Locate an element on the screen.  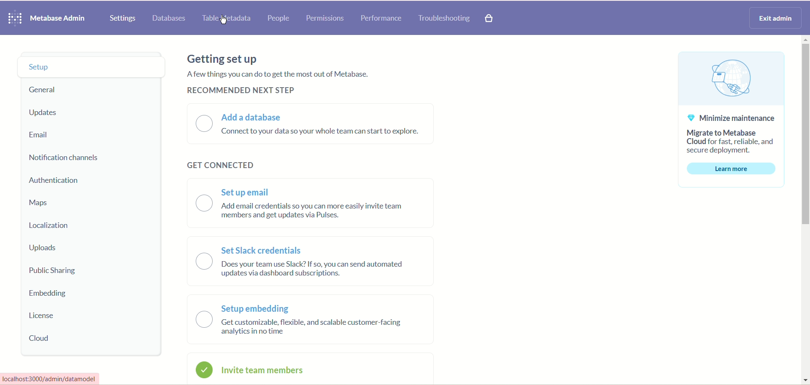
learn more is located at coordinates (732, 169).